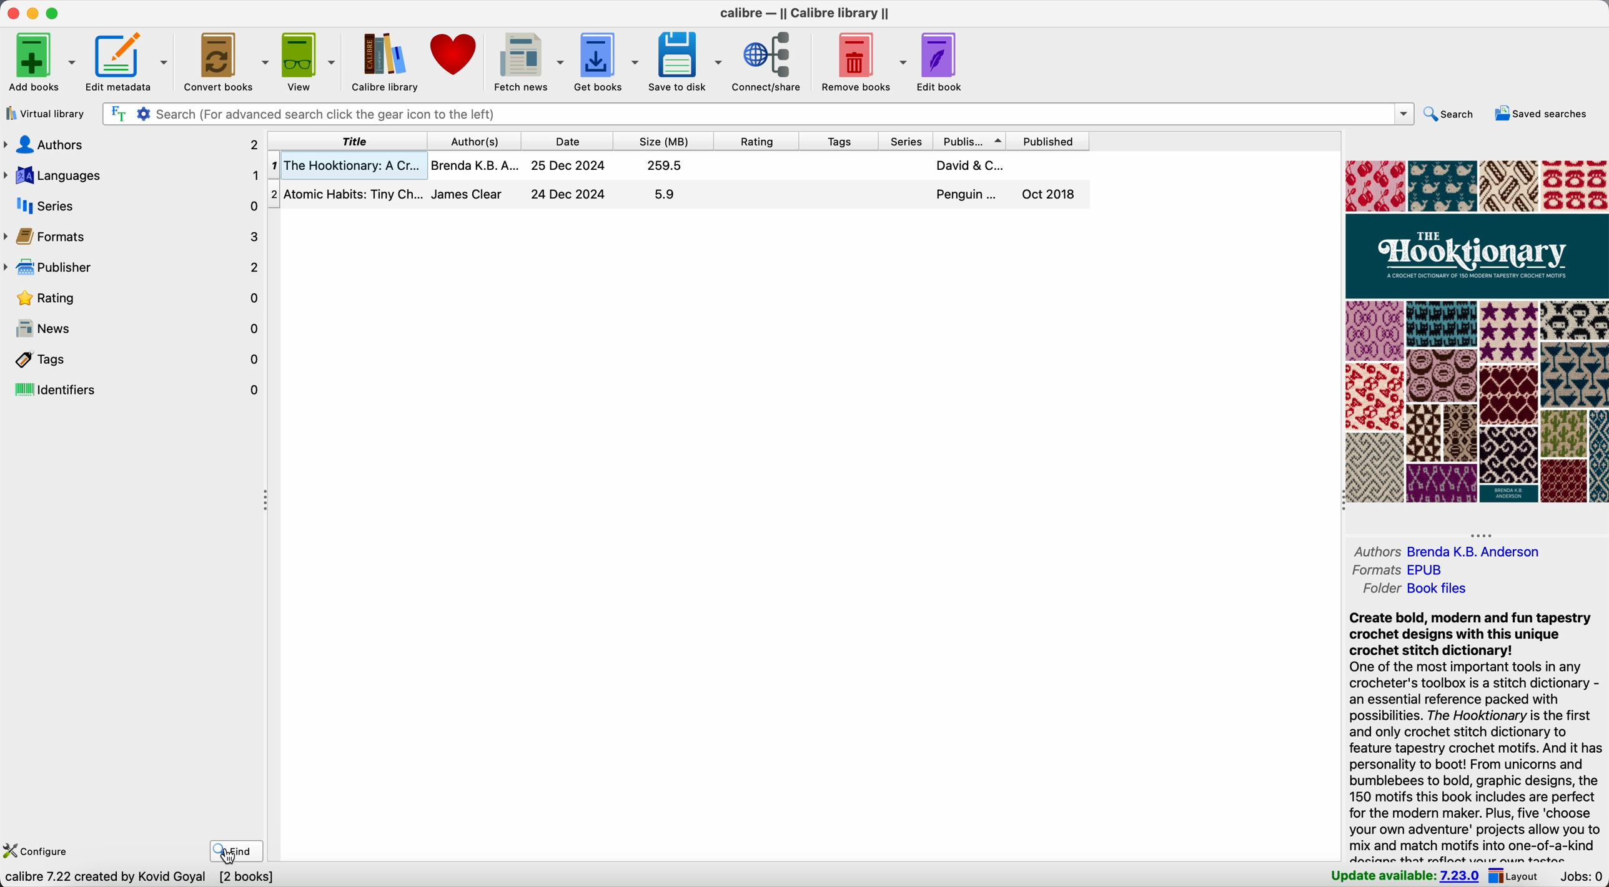 The image size is (1609, 887). I want to click on rating, so click(133, 298).